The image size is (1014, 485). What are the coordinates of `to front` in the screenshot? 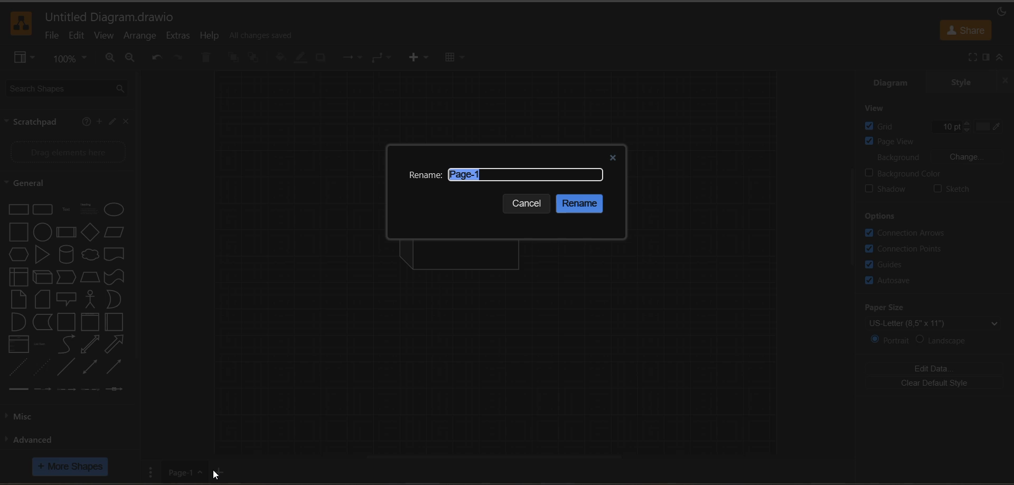 It's located at (234, 59).